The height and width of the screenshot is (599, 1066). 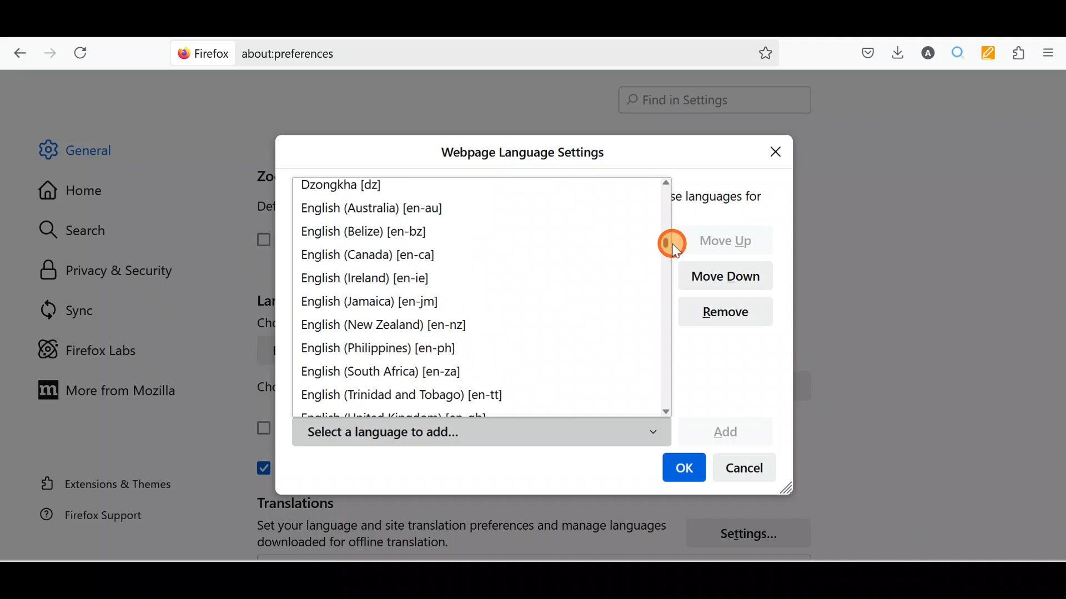 What do you see at coordinates (78, 230) in the screenshot?
I see `Search` at bounding box center [78, 230].